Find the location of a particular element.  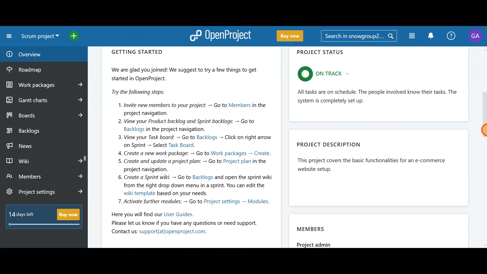

Project status is located at coordinates (379, 85).